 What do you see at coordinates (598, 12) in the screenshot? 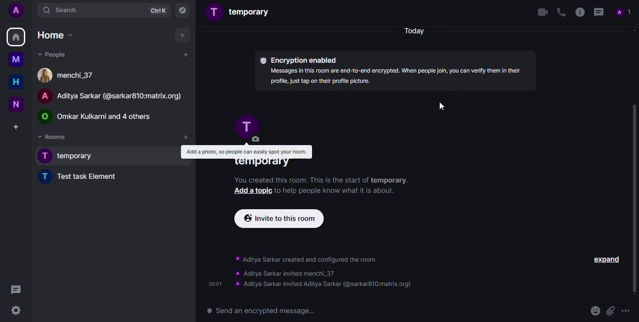
I see `threads` at bounding box center [598, 12].